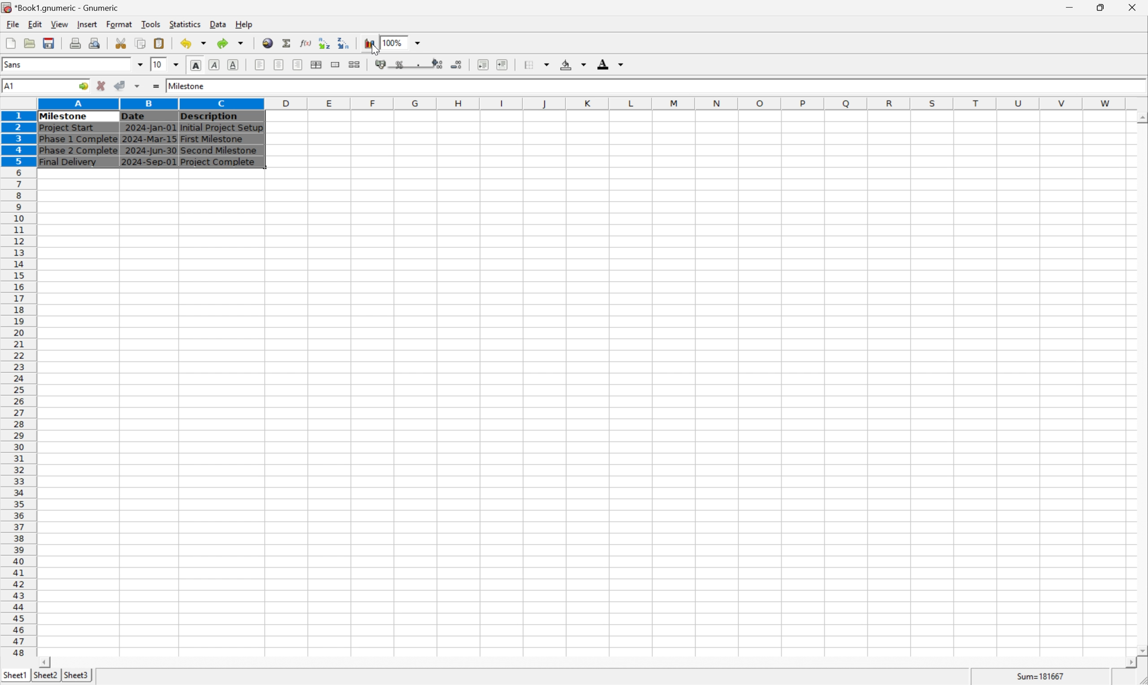 Image resolution: width=1148 pixels, height=685 pixels. Describe the element at coordinates (159, 43) in the screenshot. I see `paste` at that location.